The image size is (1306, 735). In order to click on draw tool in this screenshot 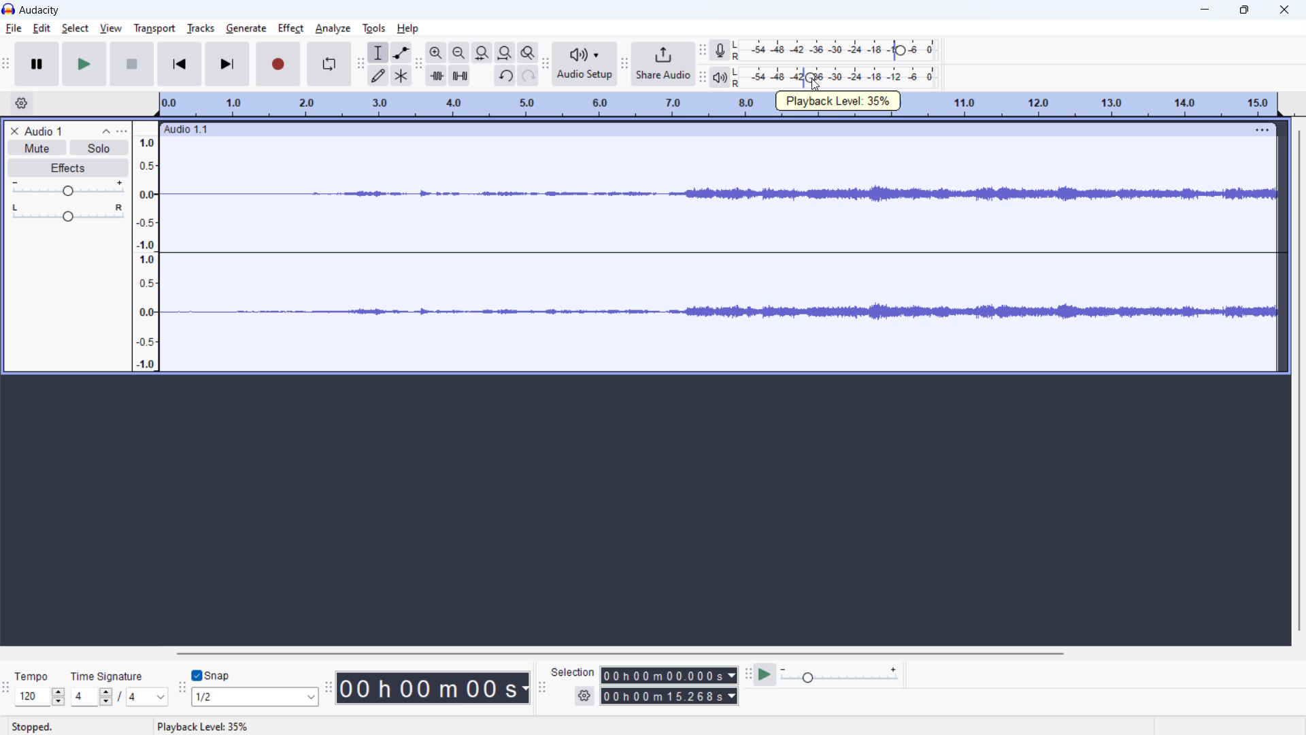, I will do `click(378, 75)`.